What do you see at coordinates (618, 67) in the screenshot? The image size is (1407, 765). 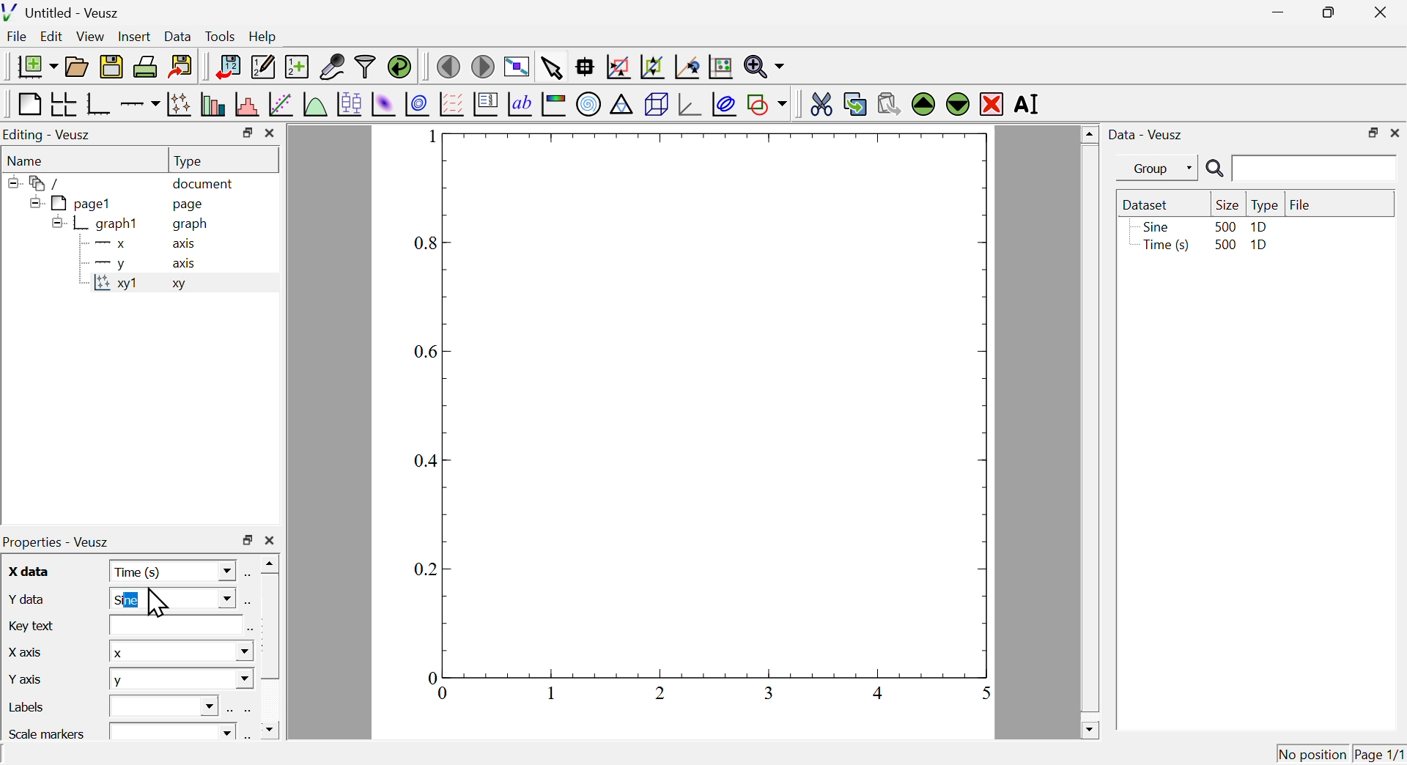 I see `draw a rectangle to zoom graph axes` at bounding box center [618, 67].